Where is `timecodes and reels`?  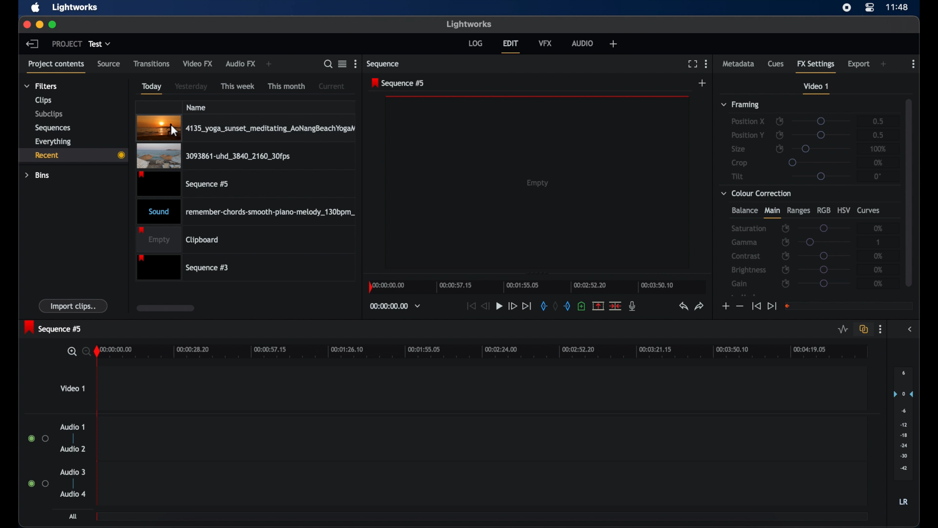 timecodes and reels is located at coordinates (395, 307).